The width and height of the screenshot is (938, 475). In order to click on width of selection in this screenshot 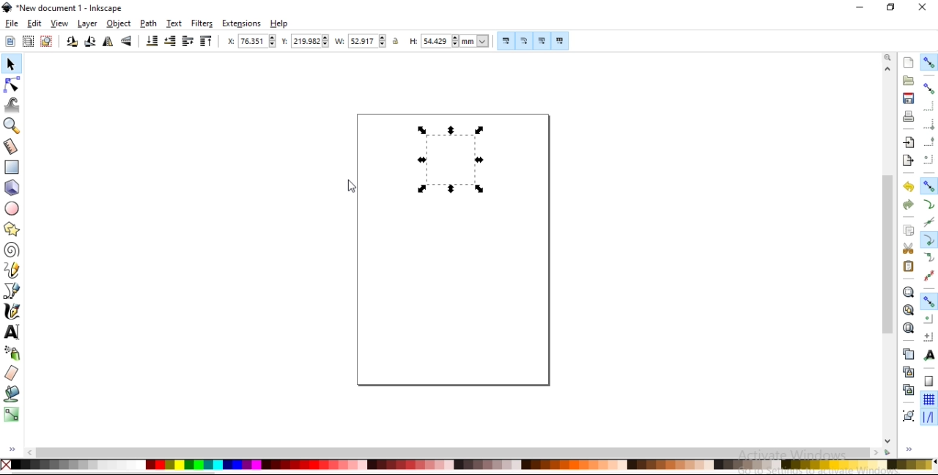, I will do `click(362, 41)`.